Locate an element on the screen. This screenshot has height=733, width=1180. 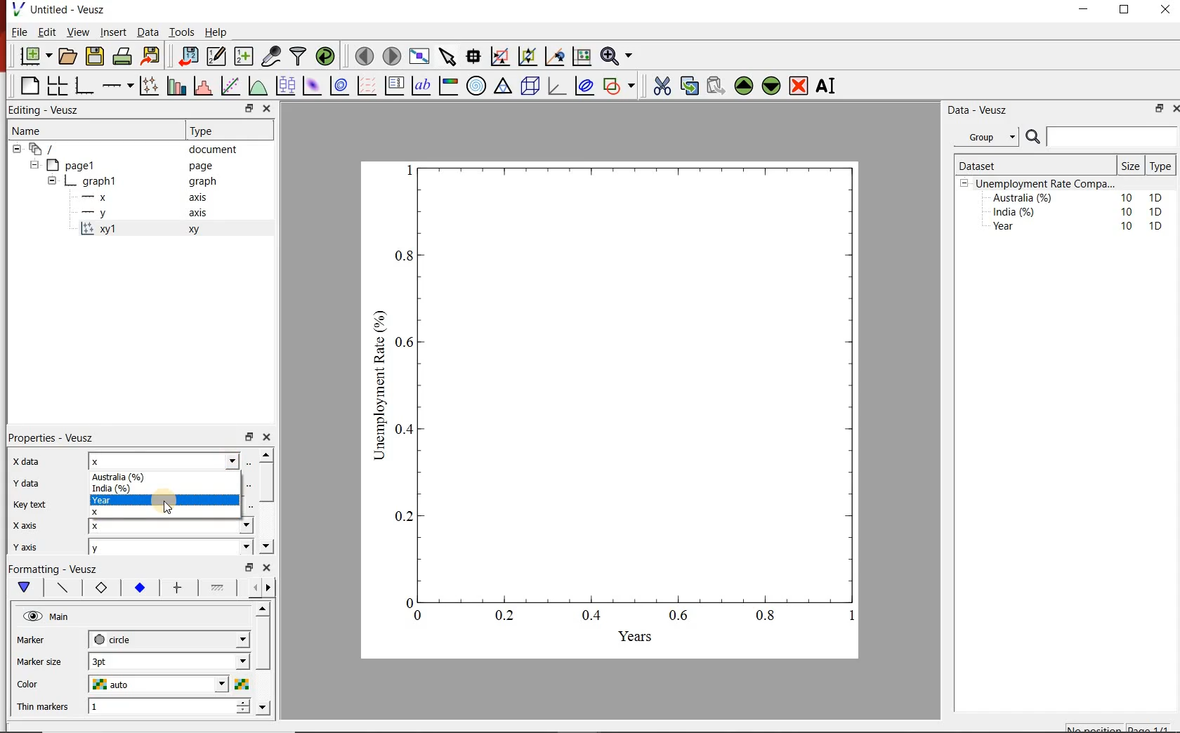
Formatting - Veusz is located at coordinates (53, 567).